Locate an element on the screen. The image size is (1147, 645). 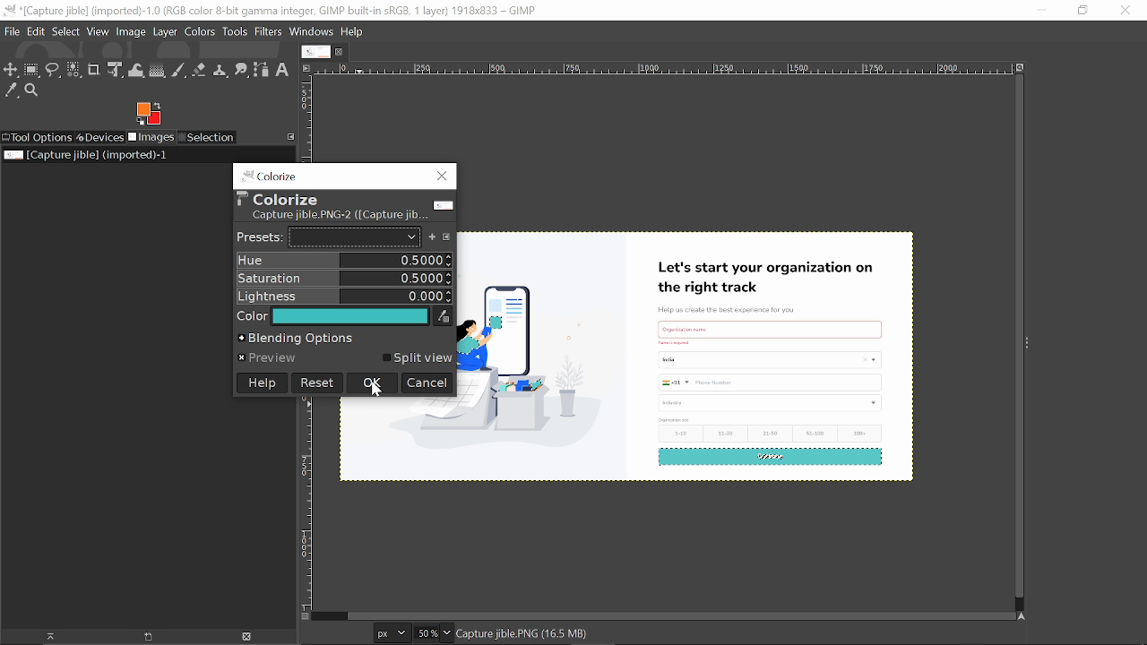
photoshop tool is located at coordinates (337, 205).